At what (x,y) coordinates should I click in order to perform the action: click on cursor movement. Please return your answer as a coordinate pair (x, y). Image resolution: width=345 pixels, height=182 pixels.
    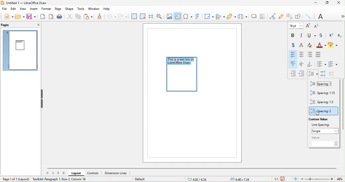
    Looking at the image, I should click on (320, 114).